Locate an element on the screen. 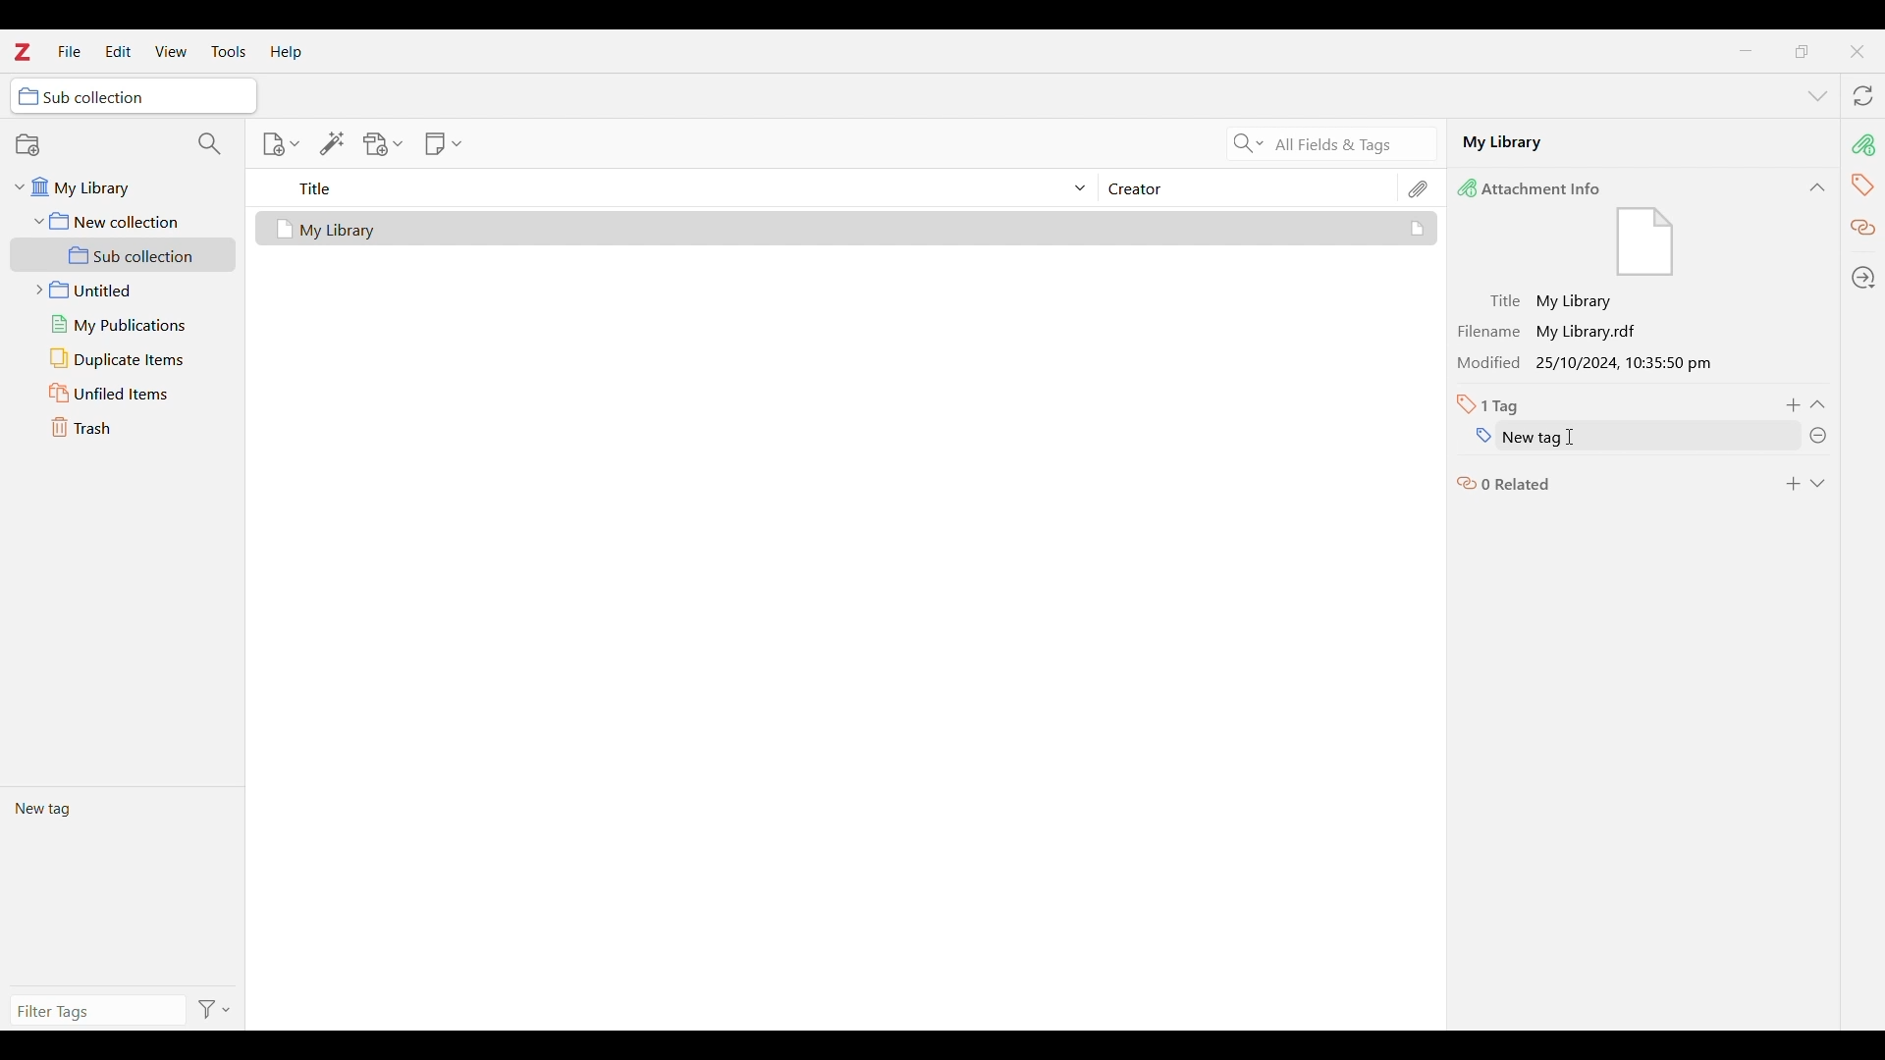  Search criteria options is located at coordinates (1249, 142).